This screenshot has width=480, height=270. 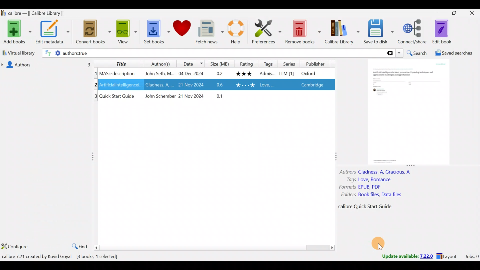 What do you see at coordinates (190, 63) in the screenshot?
I see `Date` at bounding box center [190, 63].